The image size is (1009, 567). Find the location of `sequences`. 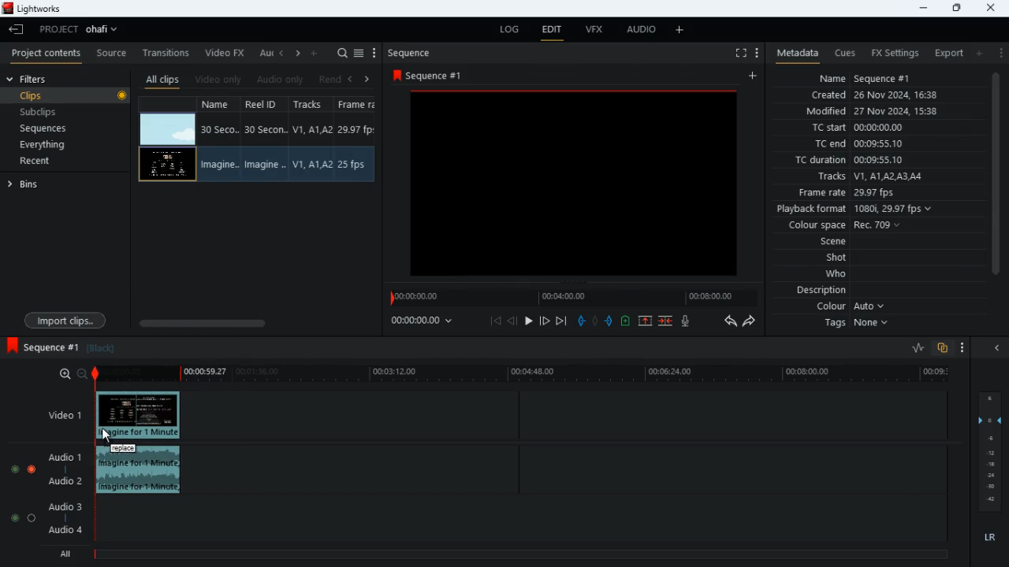

sequences is located at coordinates (49, 129).